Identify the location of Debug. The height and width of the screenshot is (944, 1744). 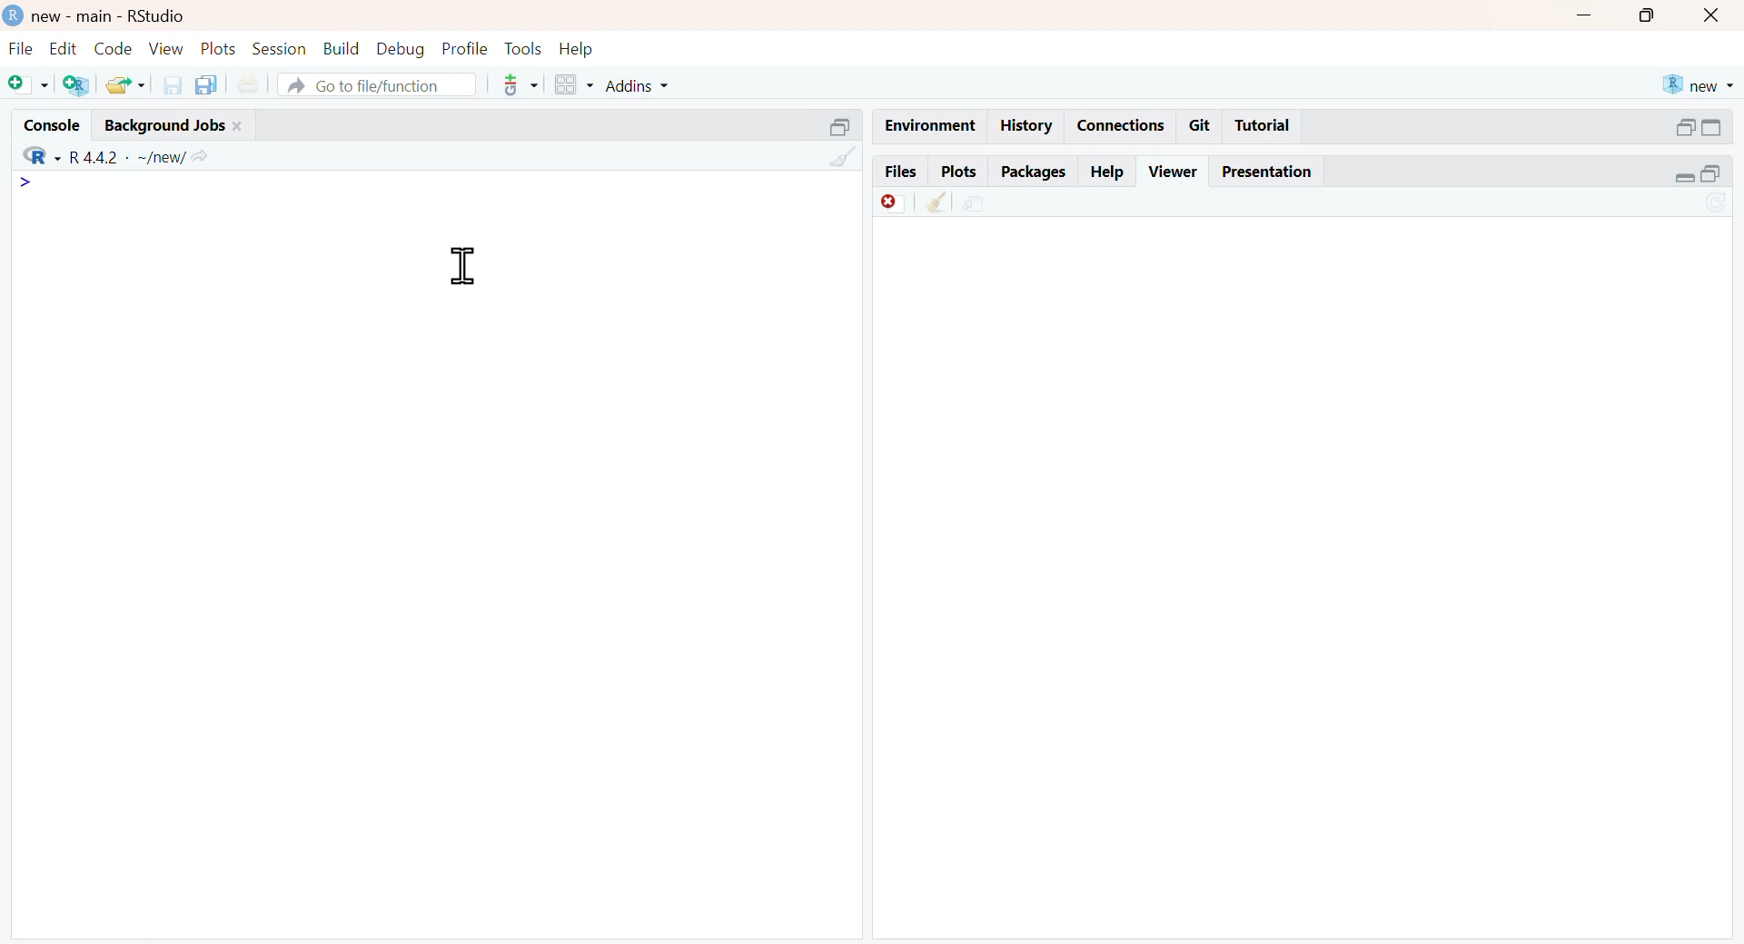
(399, 49).